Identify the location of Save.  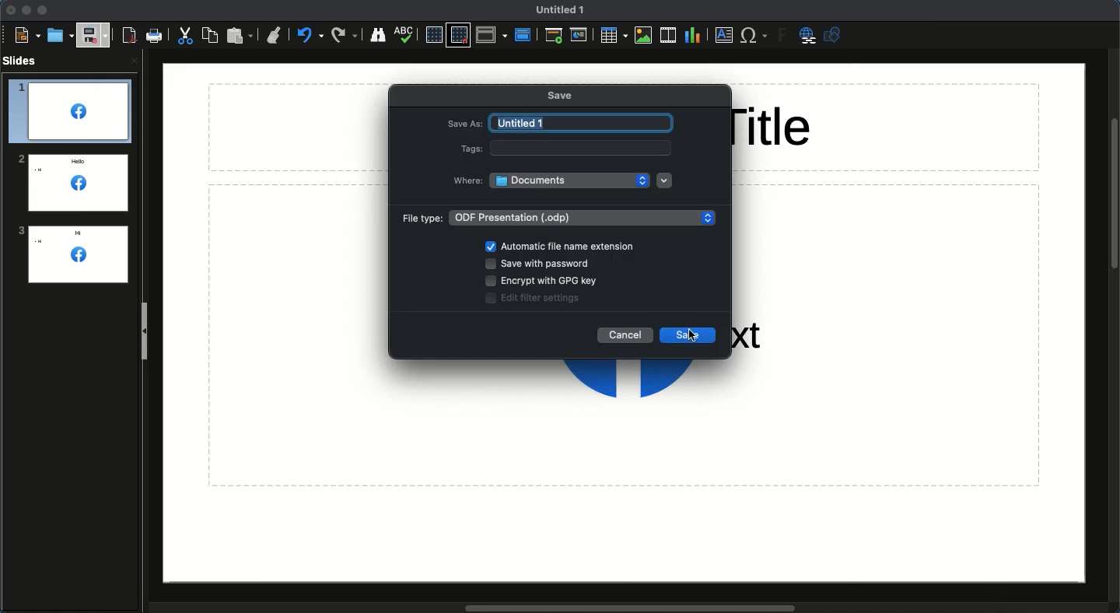
(562, 94).